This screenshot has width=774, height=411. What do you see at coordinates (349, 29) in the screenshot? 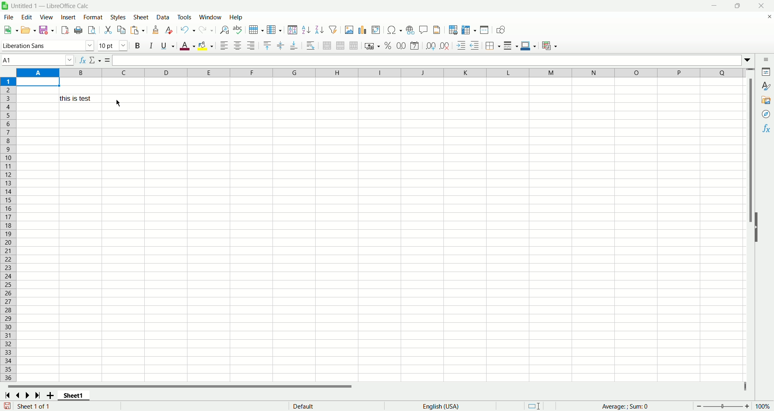
I see `insert image` at bounding box center [349, 29].